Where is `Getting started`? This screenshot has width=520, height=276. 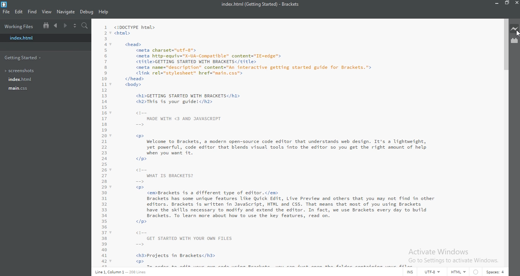 Getting started is located at coordinates (22, 58).